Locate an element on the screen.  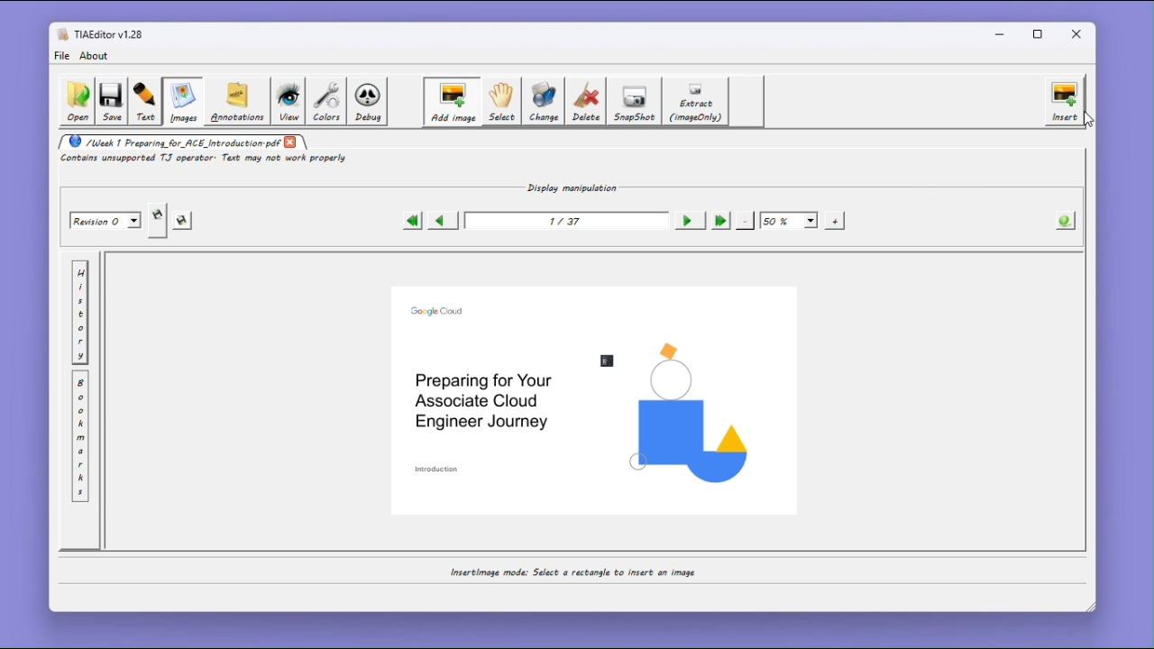
First page is located at coordinates (411, 221).